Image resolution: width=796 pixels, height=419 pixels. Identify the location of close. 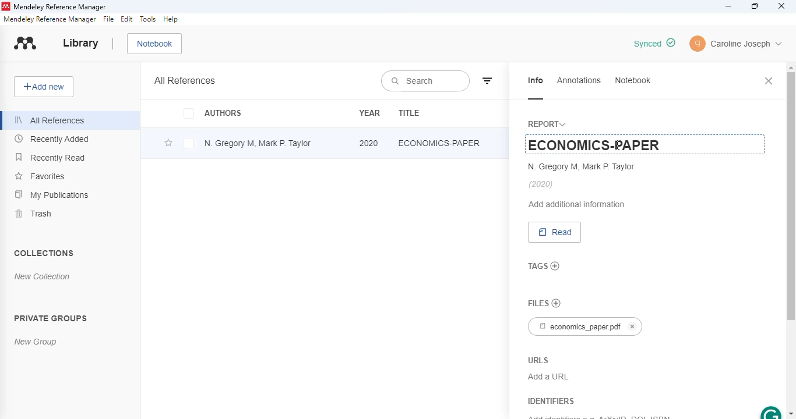
(781, 6).